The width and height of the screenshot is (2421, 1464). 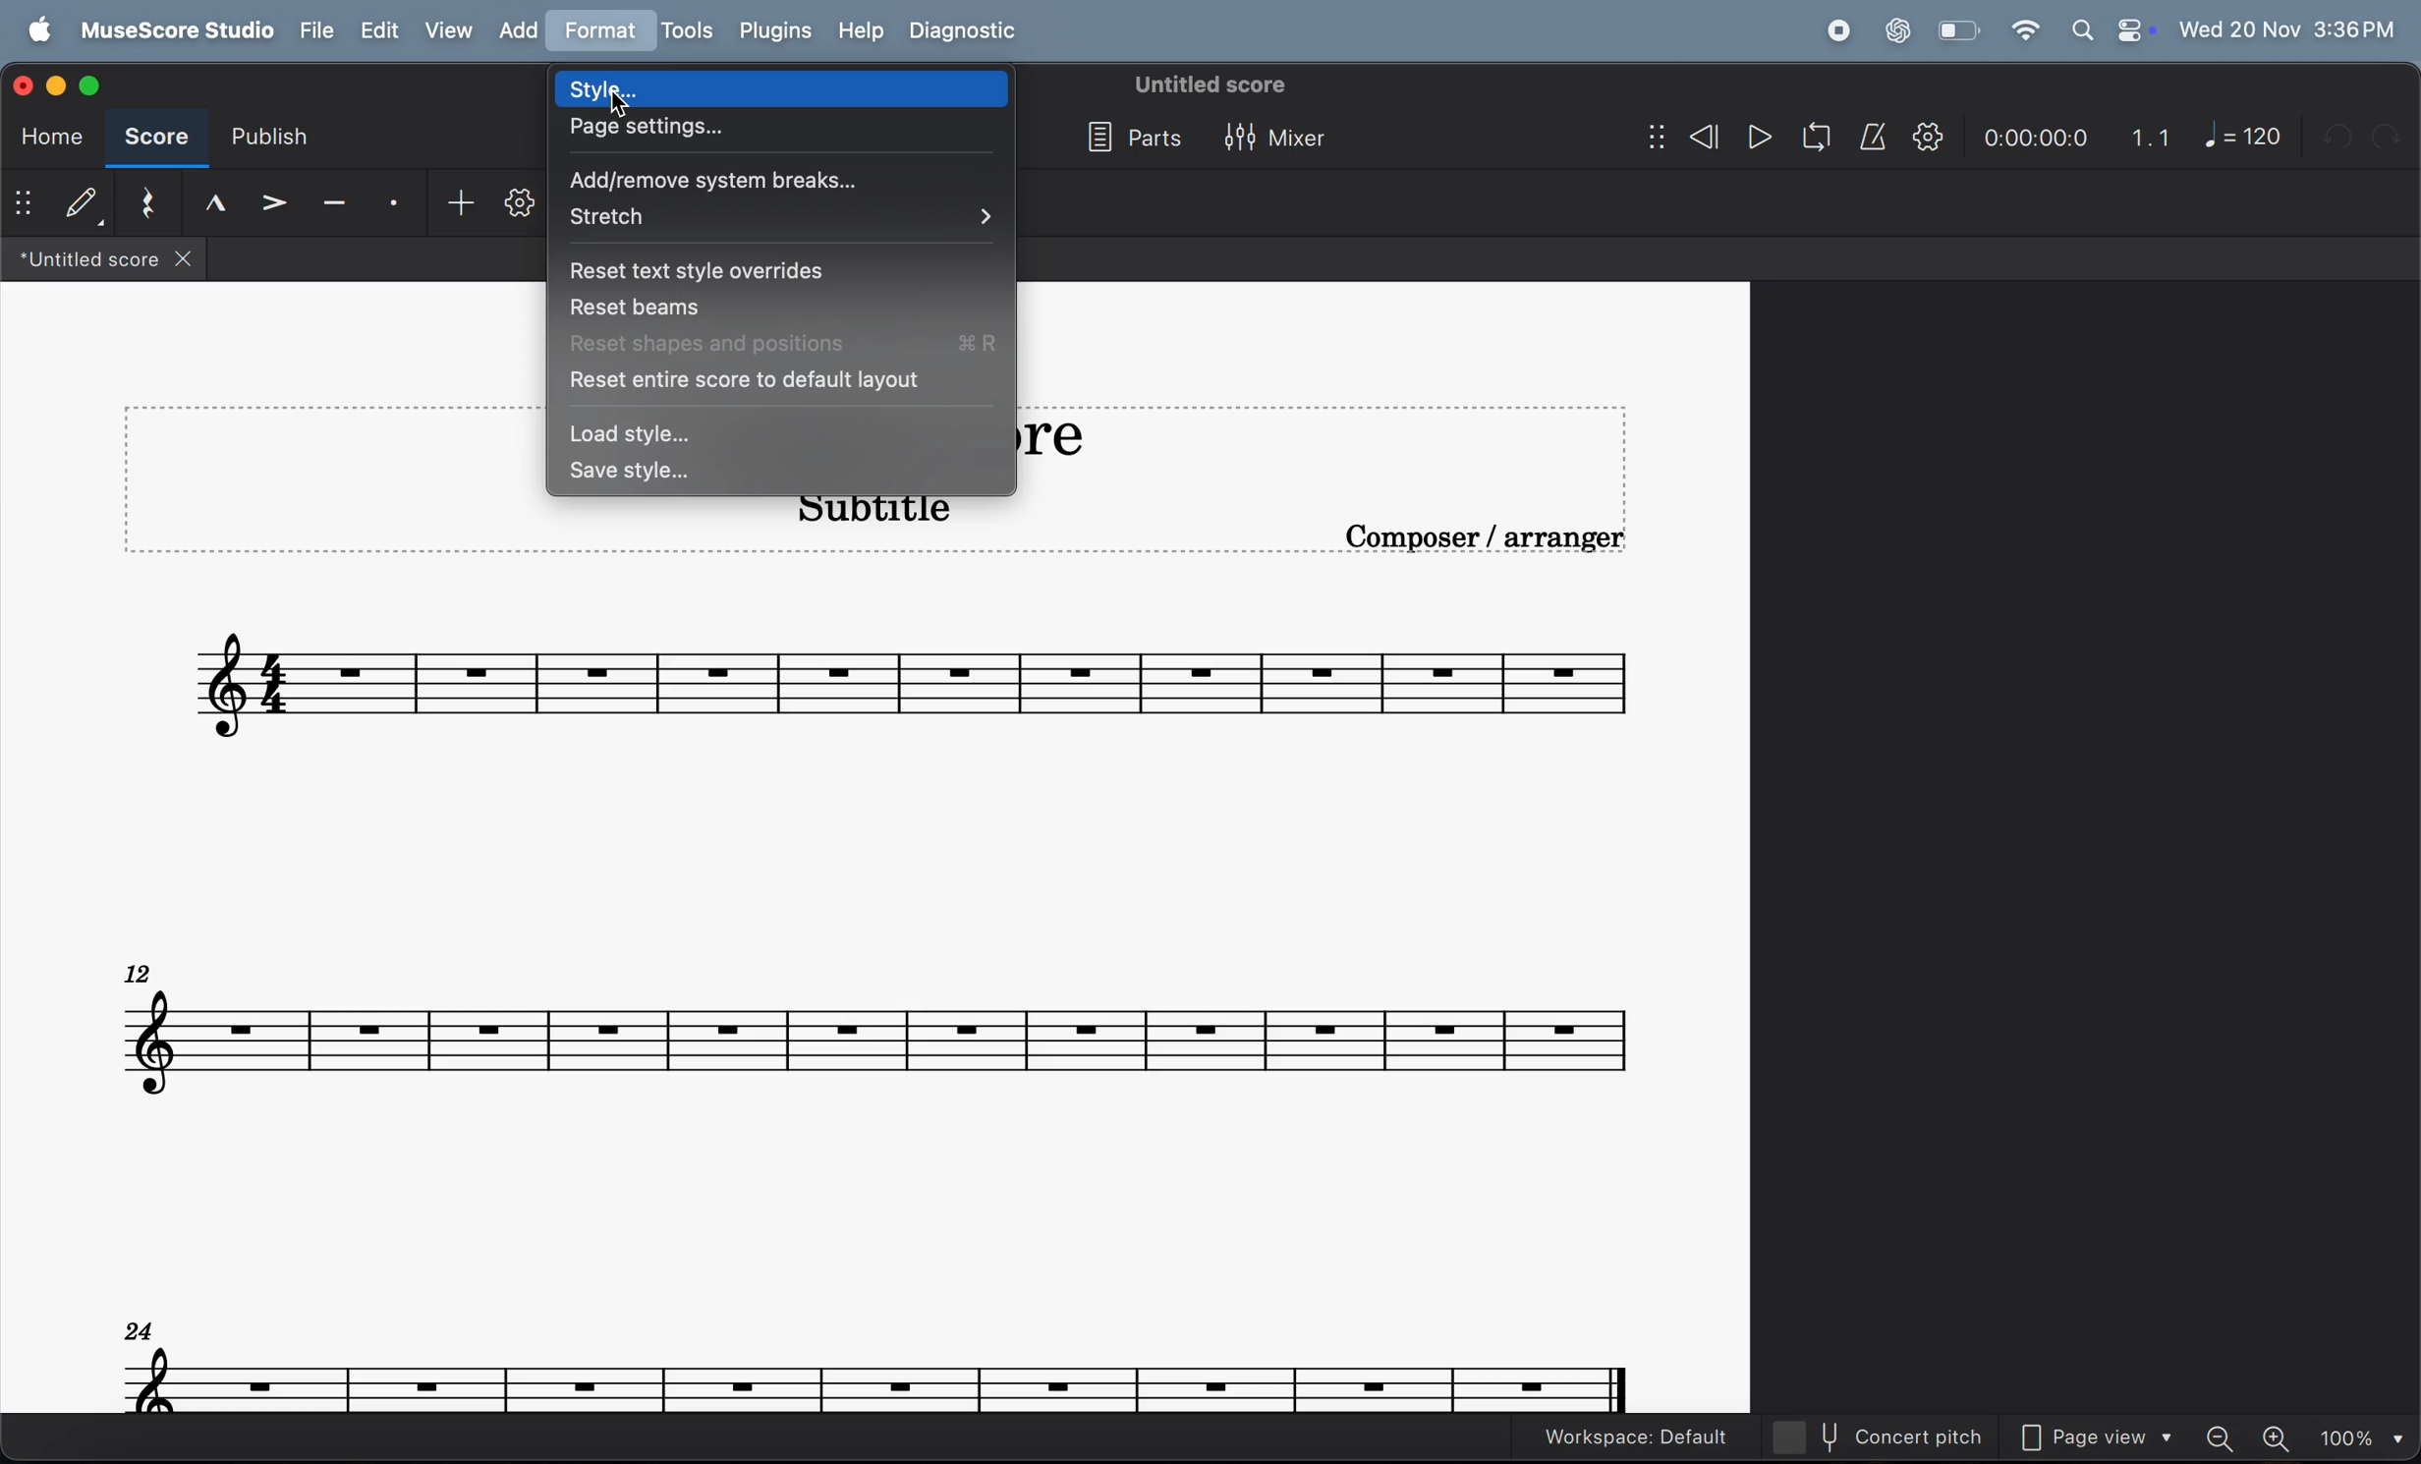 I want to click on notes, so click(x=876, y=1028).